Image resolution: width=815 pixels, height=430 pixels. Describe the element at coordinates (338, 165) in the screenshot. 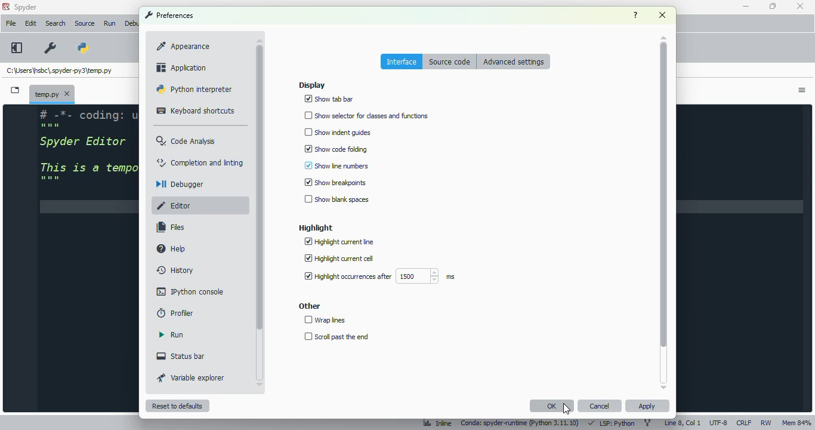

I see `show line numbers selected` at that location.